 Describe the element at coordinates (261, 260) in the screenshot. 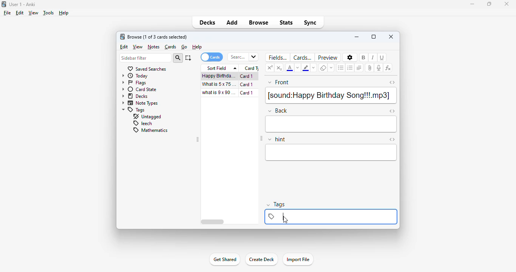

I see `create deck` at that location.